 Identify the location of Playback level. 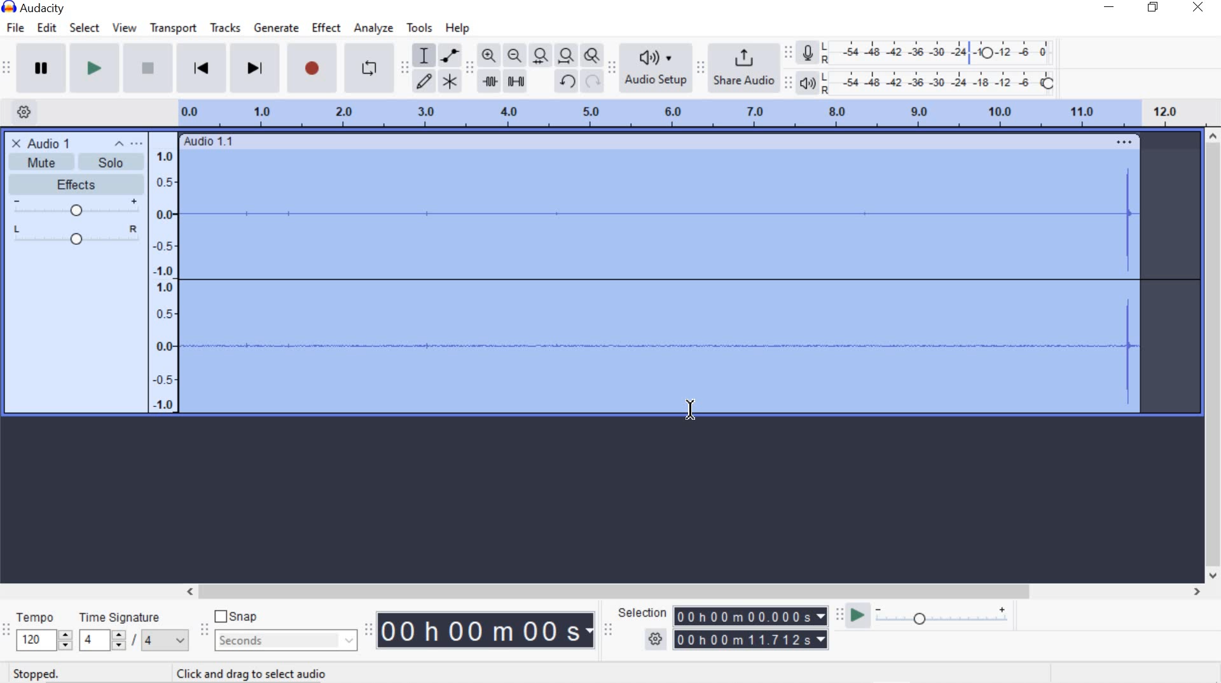
(944, 83).